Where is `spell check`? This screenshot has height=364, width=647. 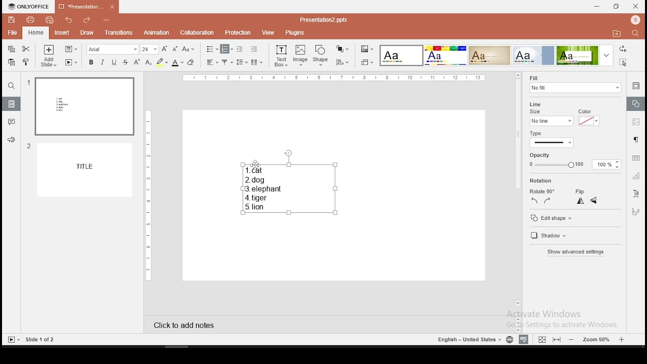 spell check is located at coordinates (525, 340).